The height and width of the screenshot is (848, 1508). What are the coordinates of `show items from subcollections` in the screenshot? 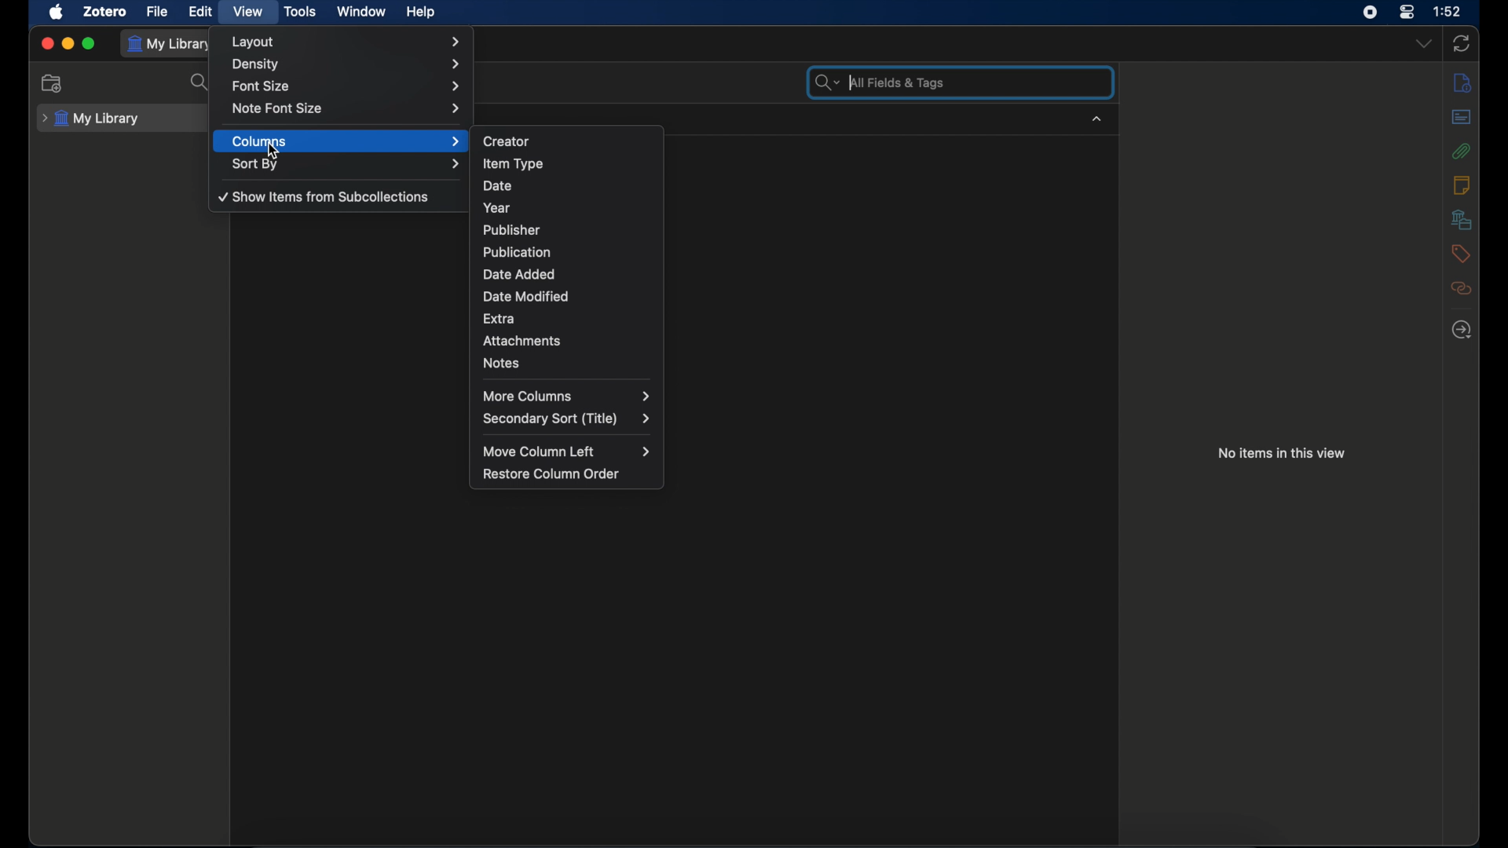 It's located at (324, 197).